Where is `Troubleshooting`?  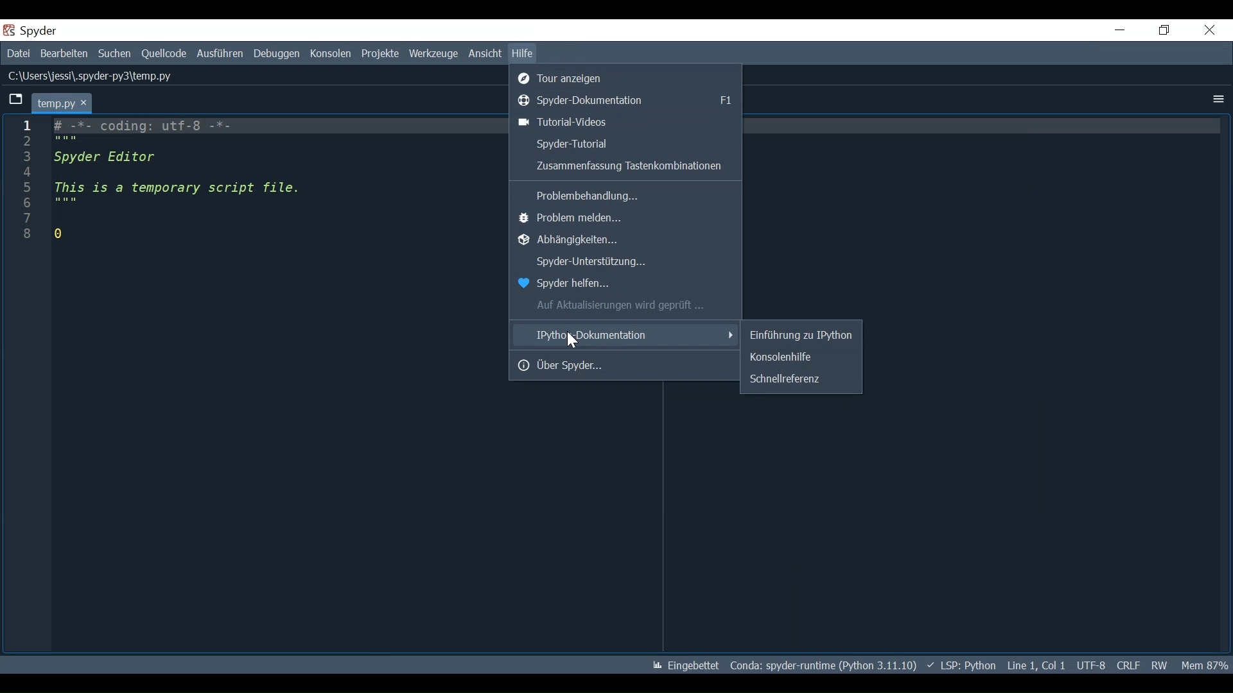 Troubleshooting is located at coordinates (625, 194).